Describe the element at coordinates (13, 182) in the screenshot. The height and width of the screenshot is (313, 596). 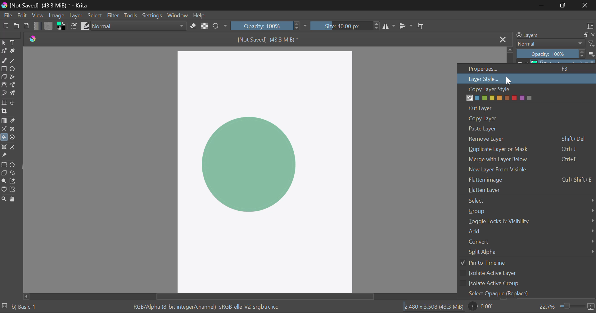
I see `Similar Color Selection` at that location.